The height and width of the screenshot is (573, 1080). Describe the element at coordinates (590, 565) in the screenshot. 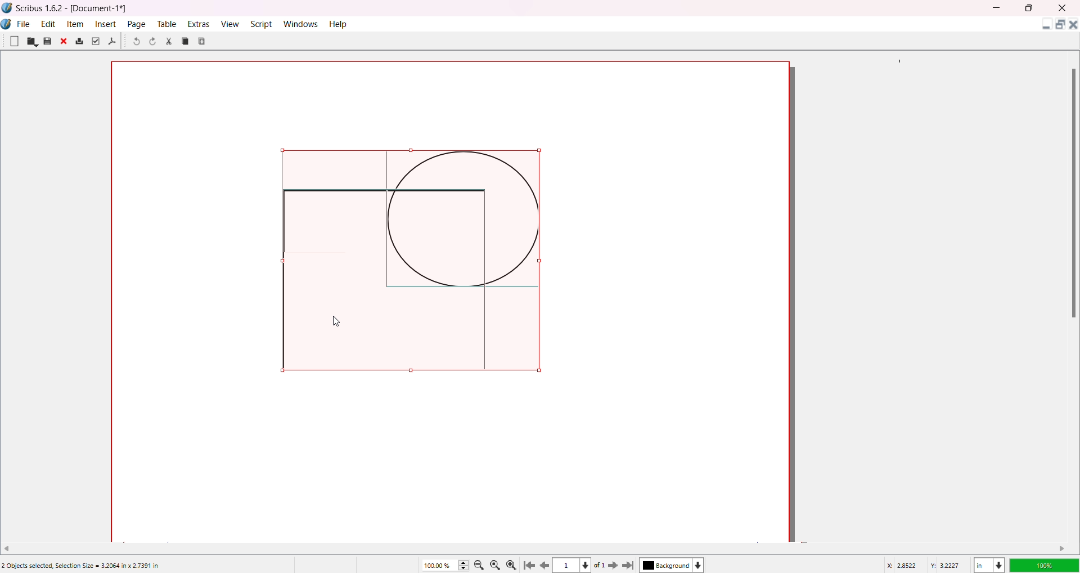

I see `Page dropdown` at that location.